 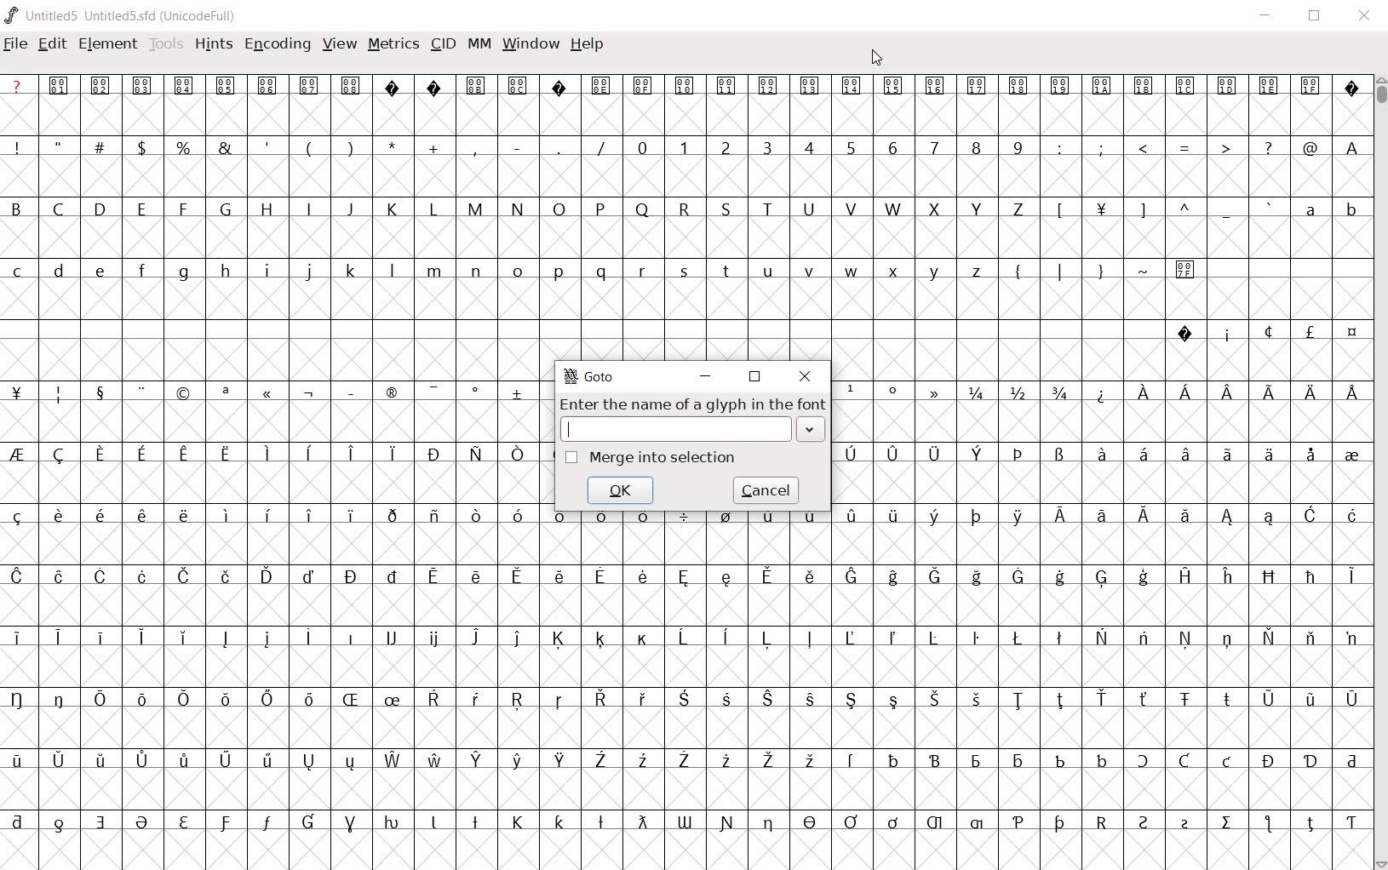 I want to click on `, so click(x=1267, y=209).